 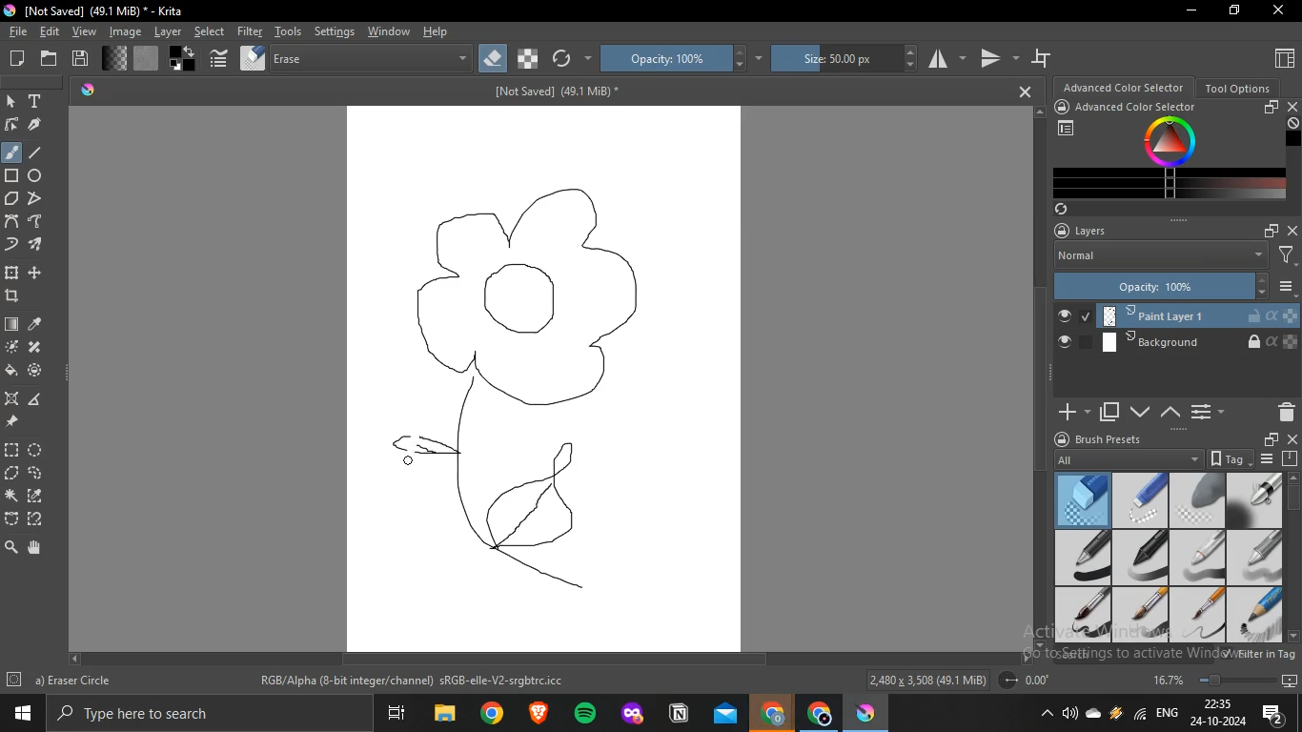 What do you see at coordinates (551, 661) in the screenshot?
I see `Scrollbar` at bounding box center [551, 661].